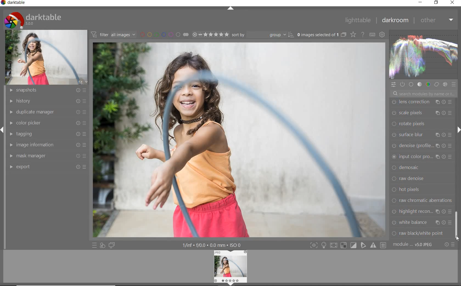  What do you see at coordinates (164, 34) in the screenshot?
I see `filter by image color label` at bounding box center [164, 34].